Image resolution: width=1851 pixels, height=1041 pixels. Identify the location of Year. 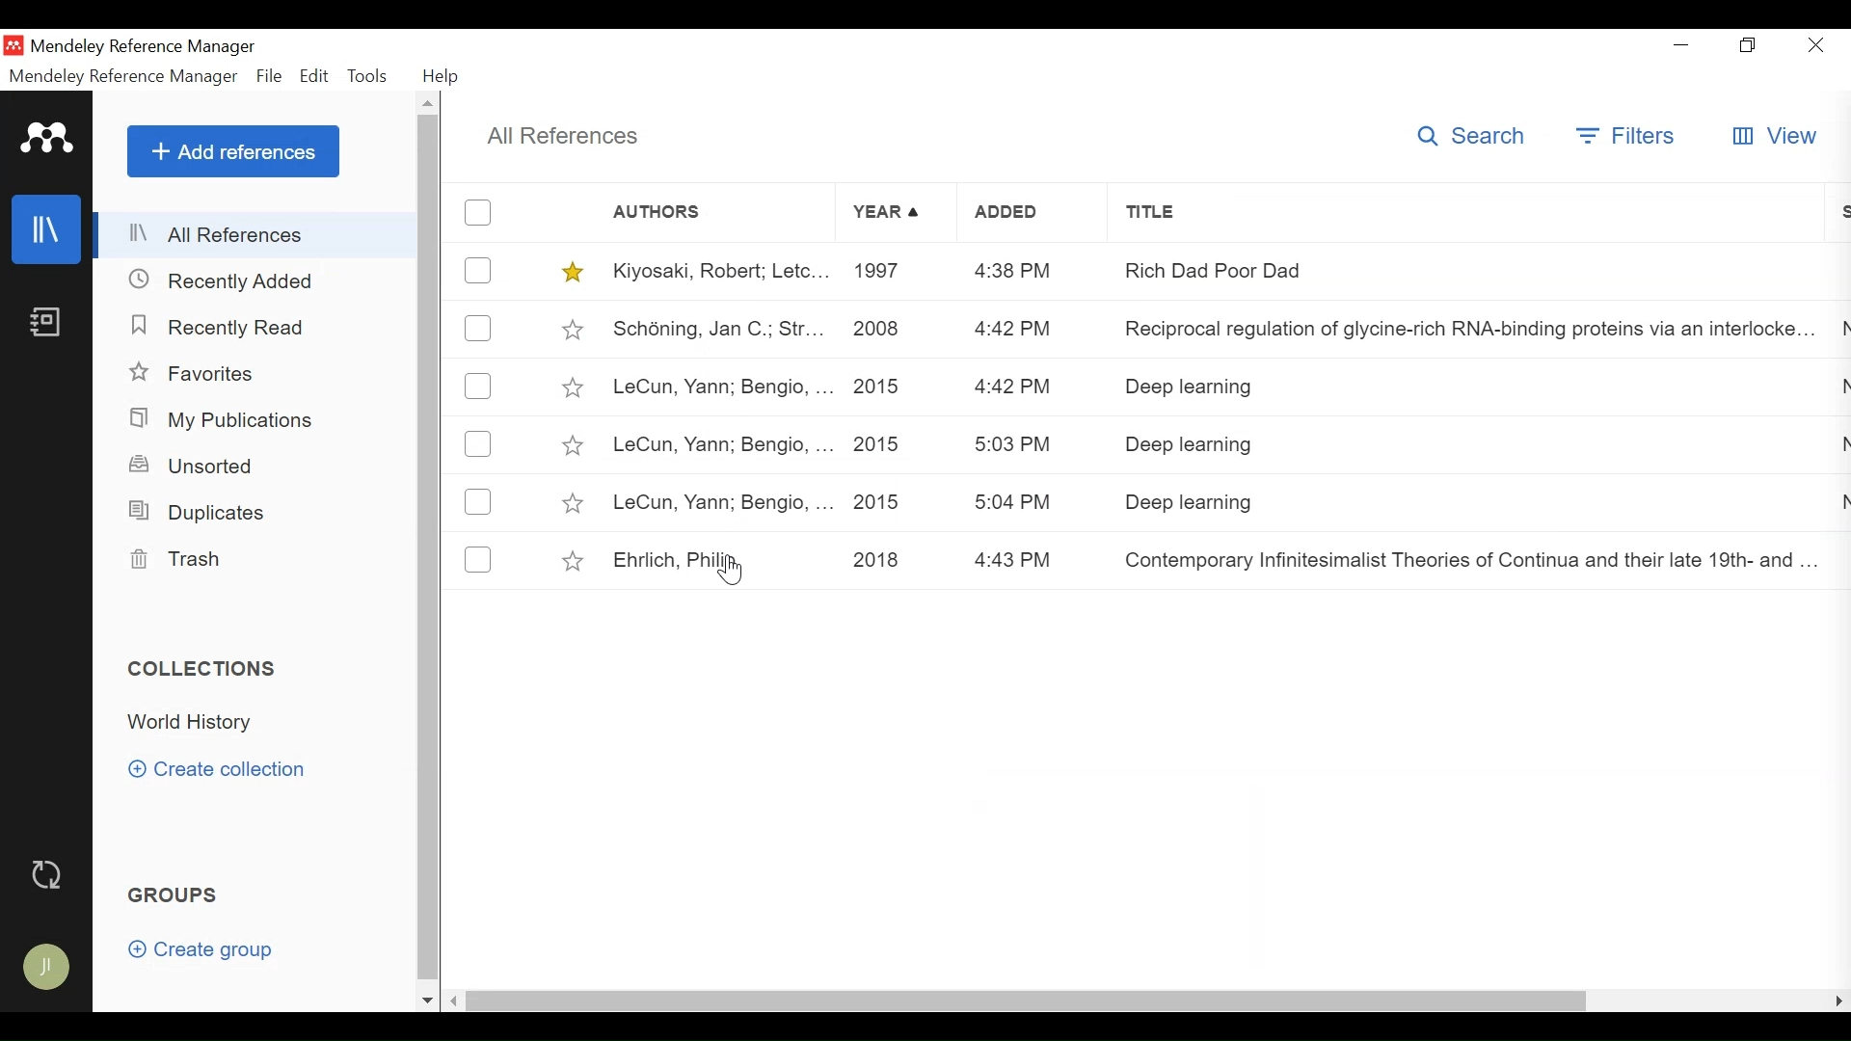
(890, 213).